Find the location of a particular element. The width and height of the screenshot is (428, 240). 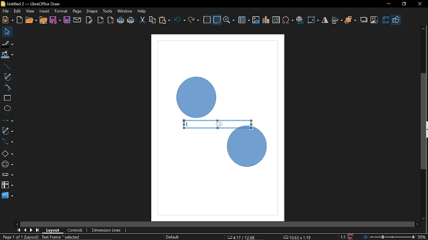

Rotate is located at coordinates (314, 20).